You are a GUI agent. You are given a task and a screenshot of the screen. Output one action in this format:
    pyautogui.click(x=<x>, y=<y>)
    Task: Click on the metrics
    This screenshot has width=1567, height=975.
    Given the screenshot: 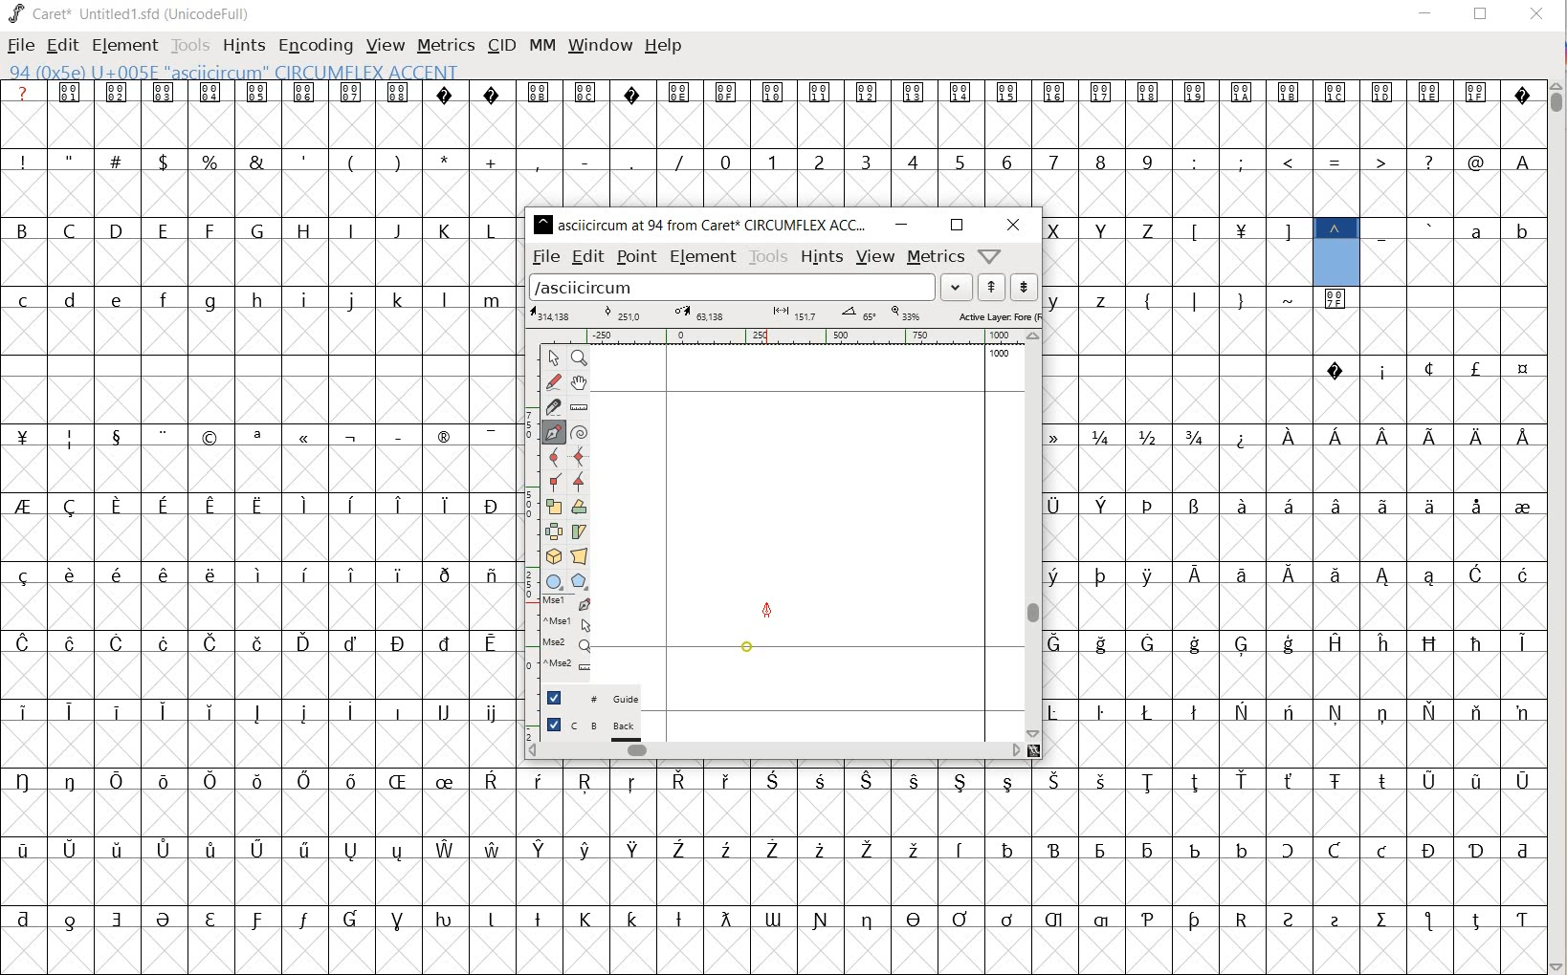 What is the action you would take?
    pyautogui.click(x=937, y=257)
    